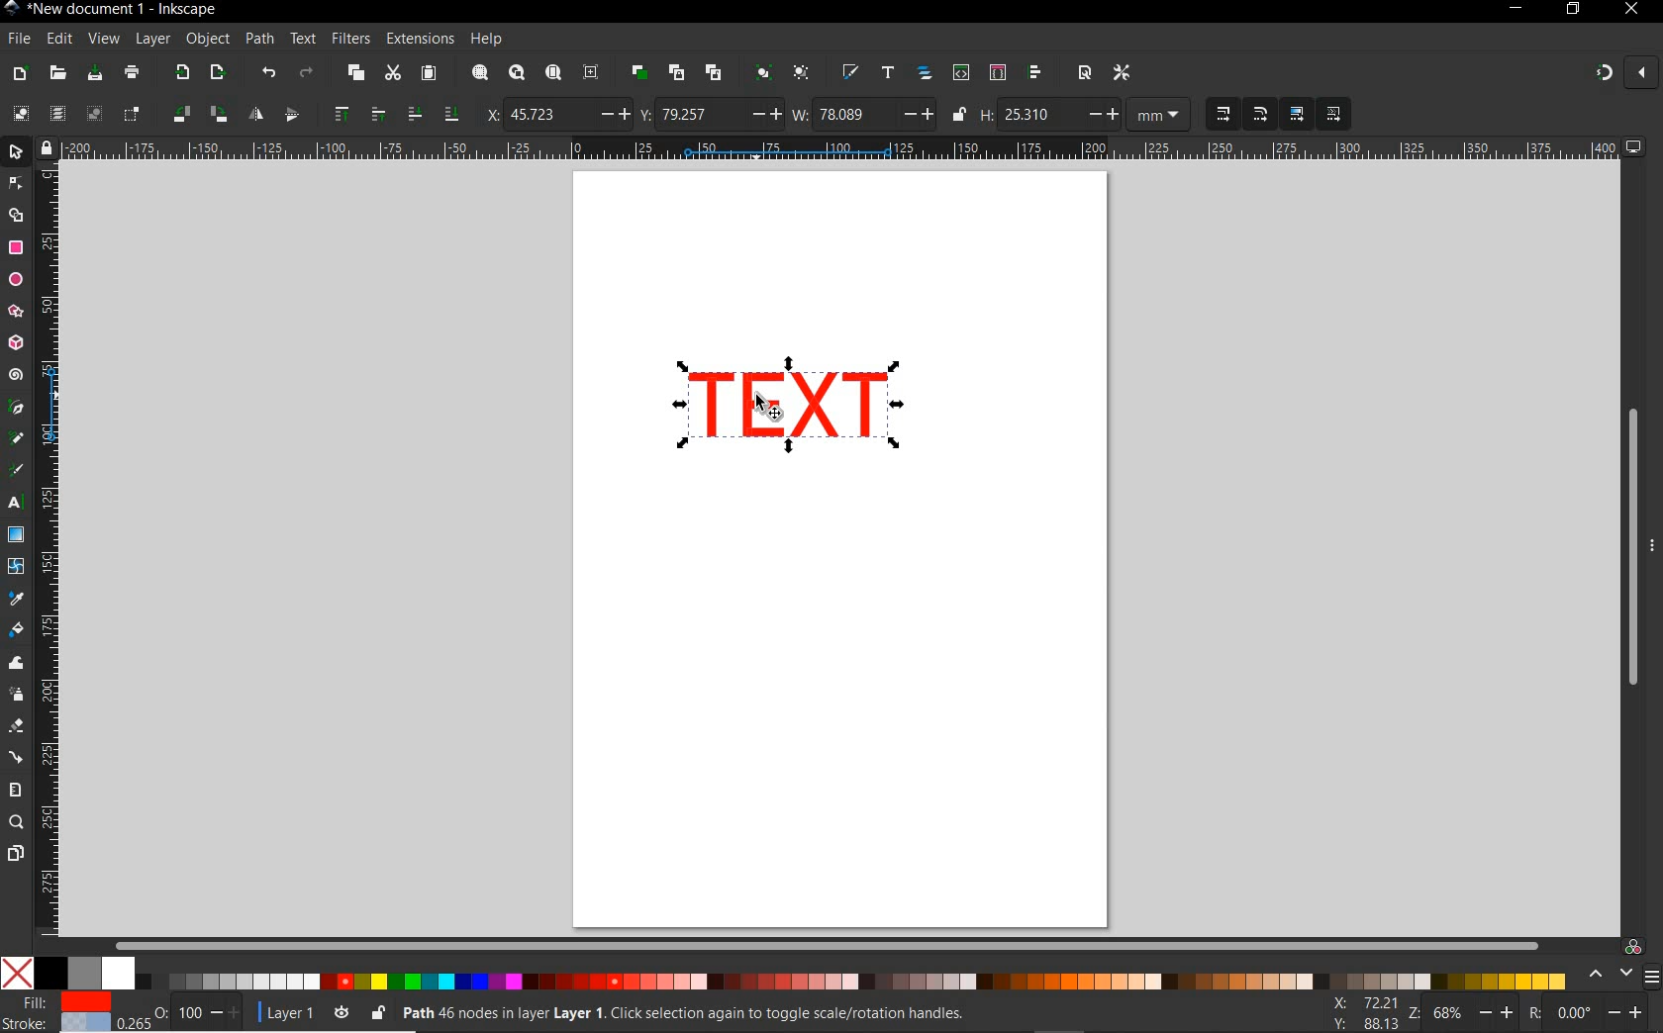 This screenshot has width=1663, height=1033. What do you see at coordinates (849, 73) in the screenshot?
I see `OPEN FILL AND STROKE` at bounding box center [849, 73].